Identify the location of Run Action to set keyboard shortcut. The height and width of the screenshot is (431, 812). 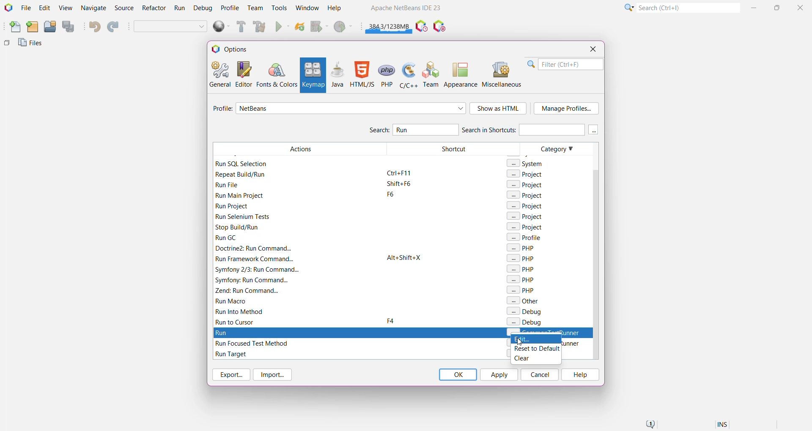
(403, 332).